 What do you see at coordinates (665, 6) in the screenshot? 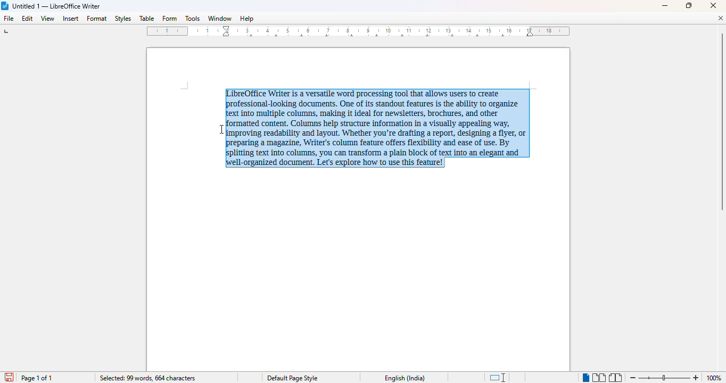
I see `minimize` at bounding box center [665, 6].